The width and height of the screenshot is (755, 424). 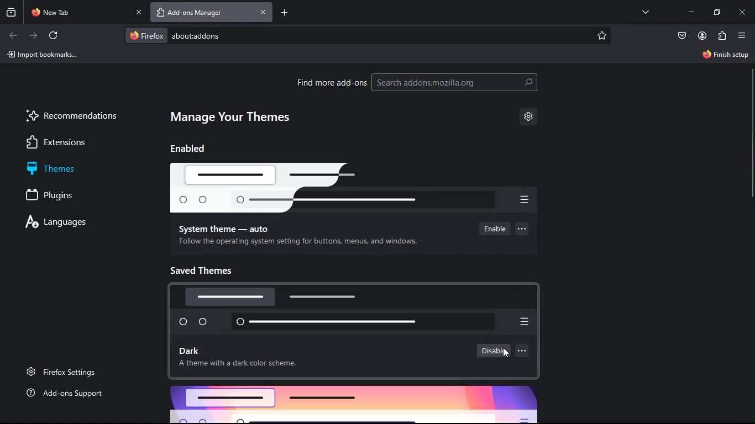 I want to click on import bookmarks, so click(x=44, y=55).